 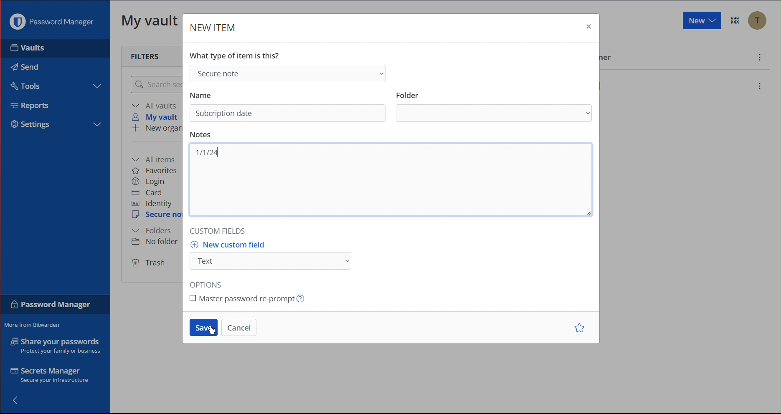 I want to click on All vaults, so click(x=156, y=105).